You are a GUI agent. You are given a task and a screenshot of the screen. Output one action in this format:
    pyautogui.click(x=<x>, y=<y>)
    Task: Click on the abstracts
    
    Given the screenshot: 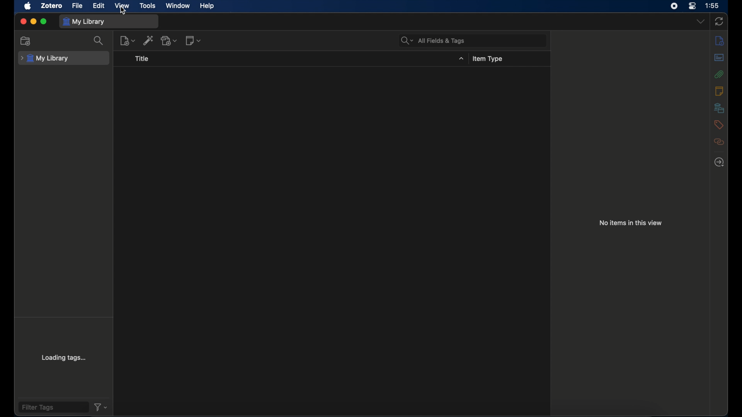 What is the action you would take?
    pyautogui.click(x=718, y=57)
    